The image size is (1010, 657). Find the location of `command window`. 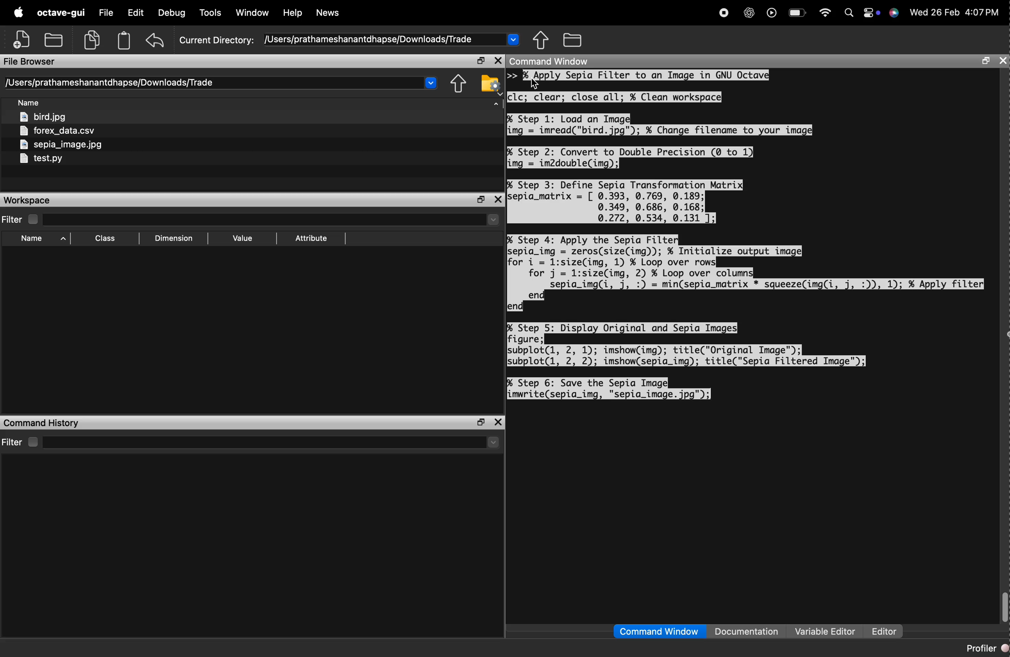

command window is located at coordinates (659, 631).